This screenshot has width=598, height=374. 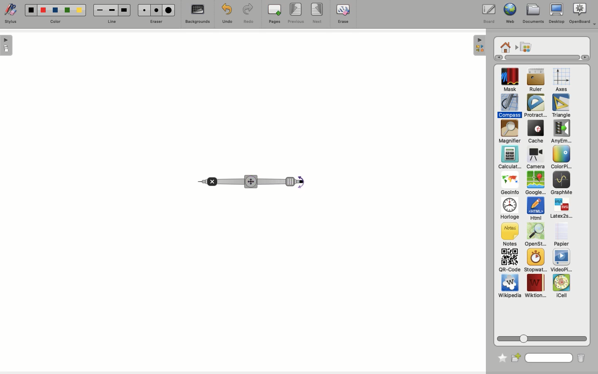 I want to click on iCell, so click(x=562, y=286).